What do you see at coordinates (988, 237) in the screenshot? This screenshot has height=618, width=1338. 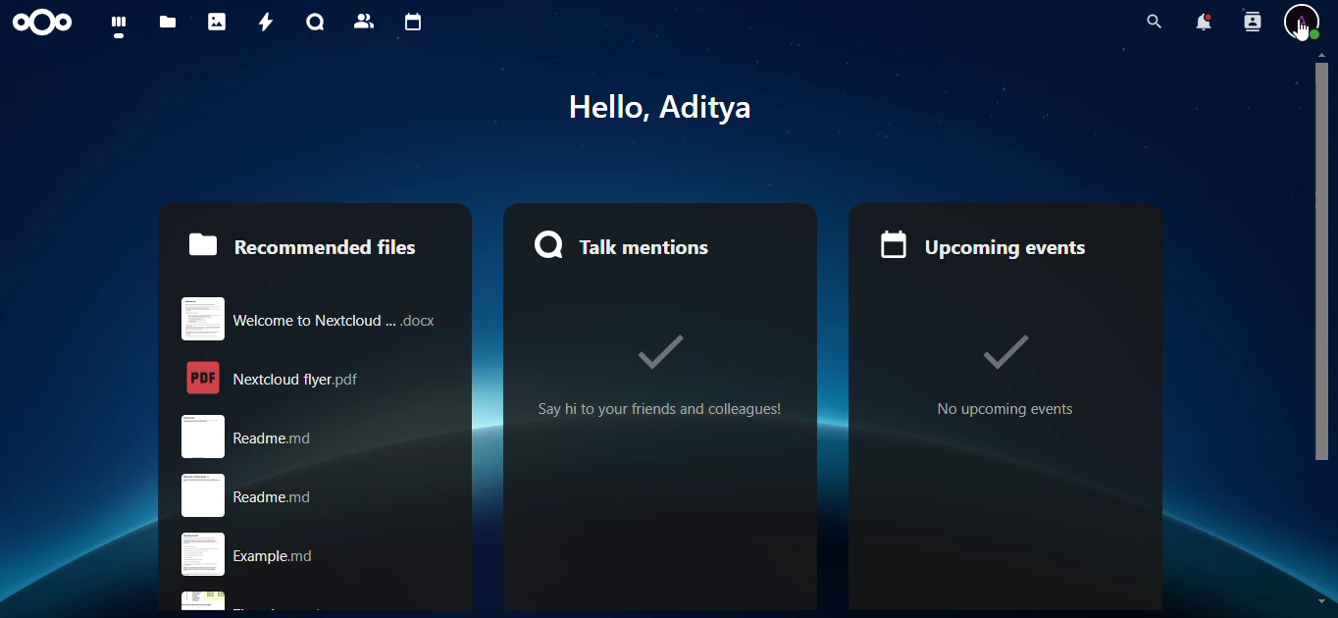 I see `upcoming events` at bounding box center [988, 237].